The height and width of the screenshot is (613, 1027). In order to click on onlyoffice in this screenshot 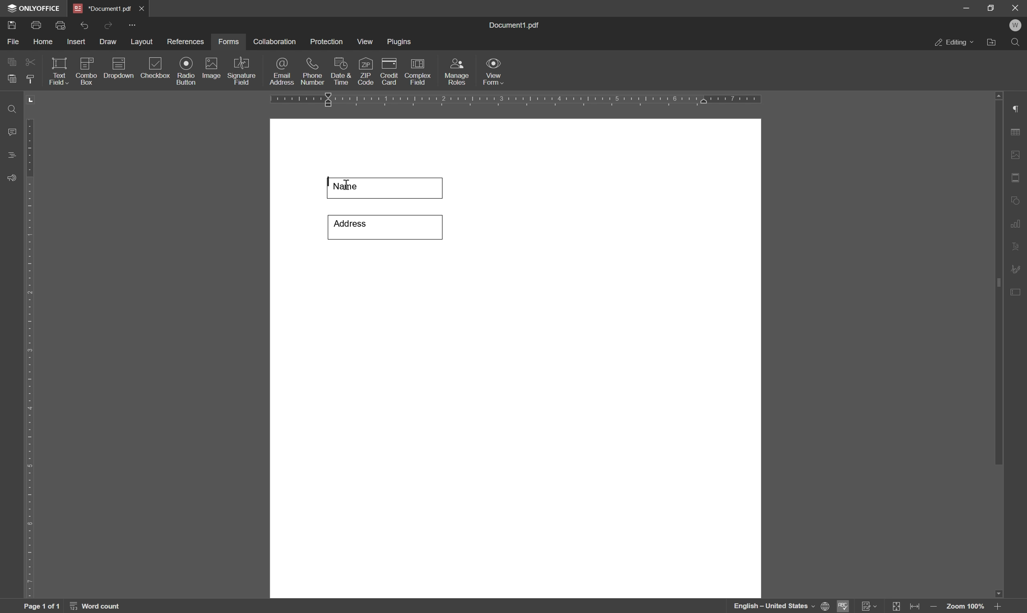, I will do `click(35, 9)`.